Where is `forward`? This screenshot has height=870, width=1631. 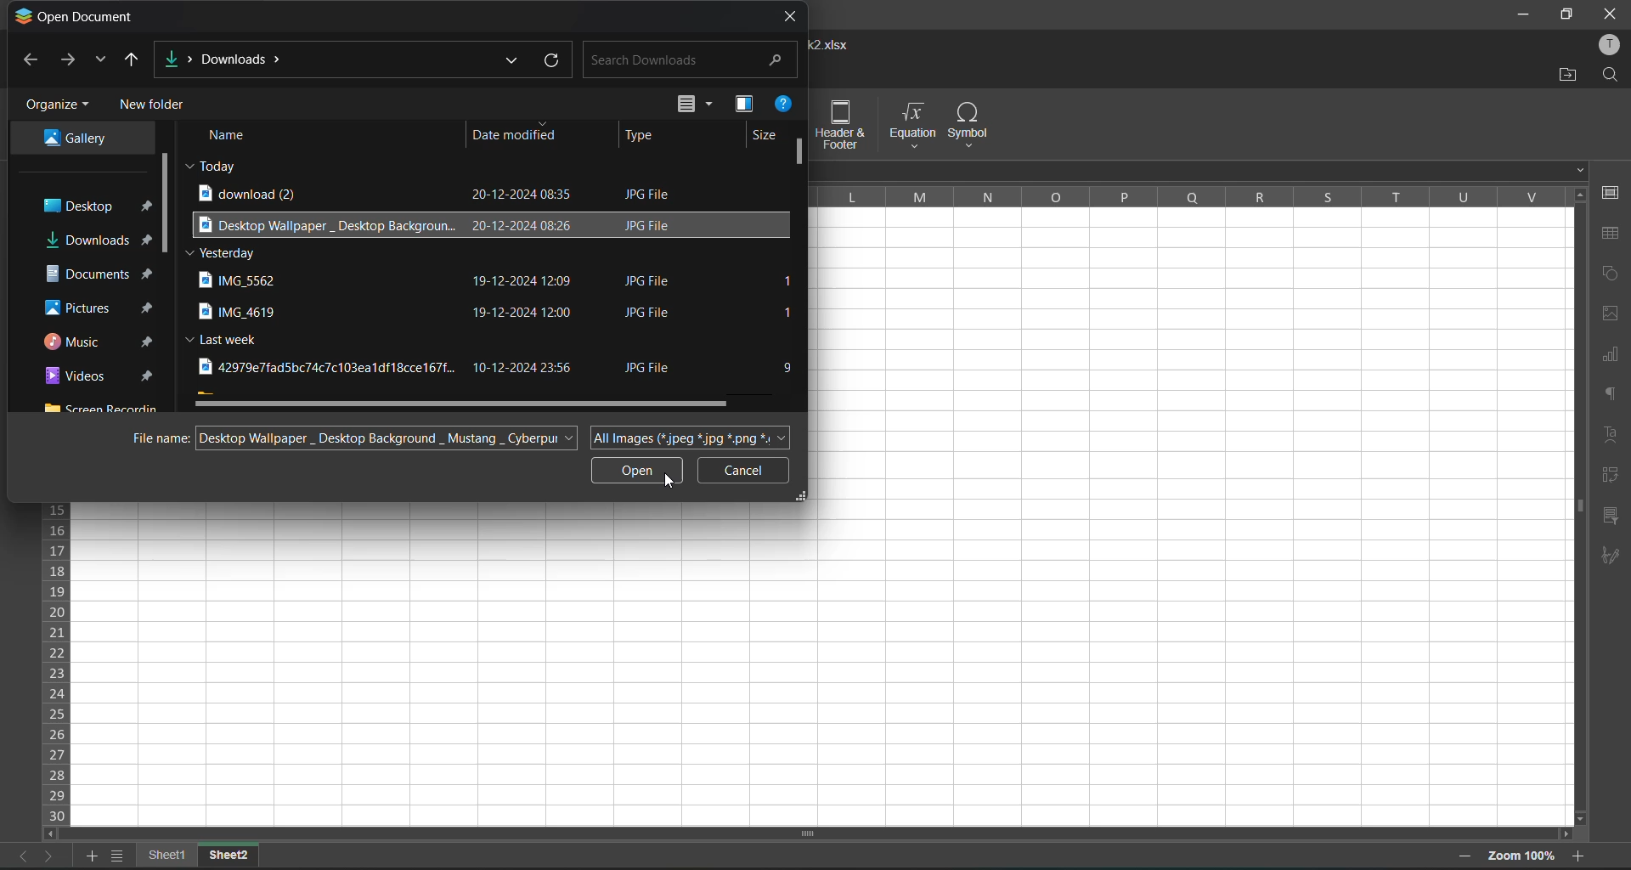 forward is located at coordinates (70, 62).